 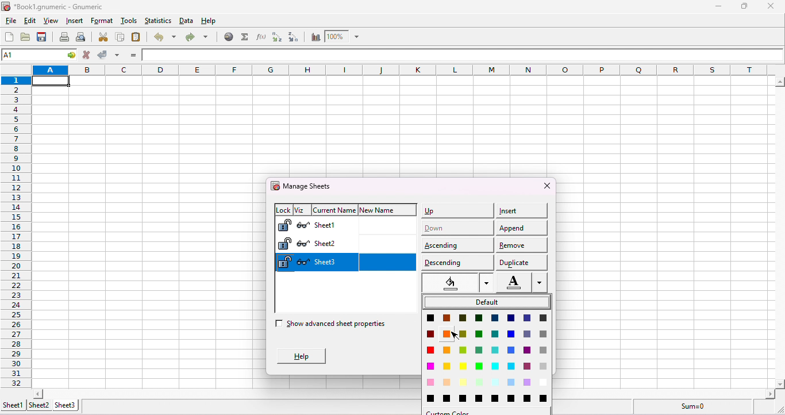 What do you see at coordinates (702, 408) in the screenshot?
I see `sum =0` at bounding box center [702, 408].